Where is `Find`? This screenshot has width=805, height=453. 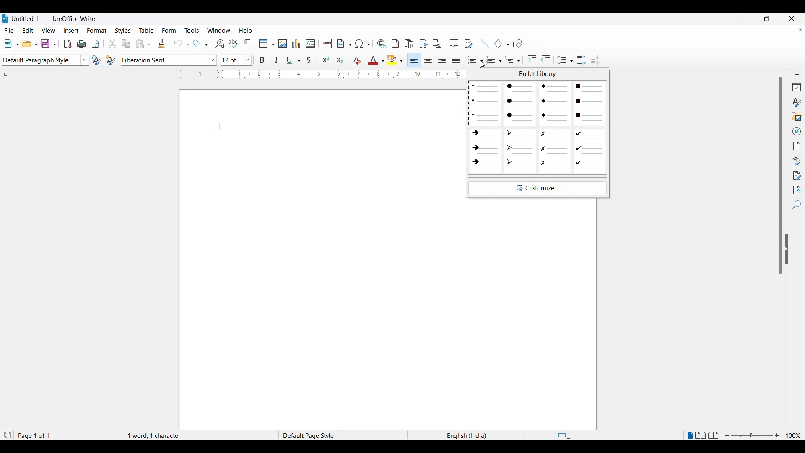 Find is located at coordinates (795, 206).